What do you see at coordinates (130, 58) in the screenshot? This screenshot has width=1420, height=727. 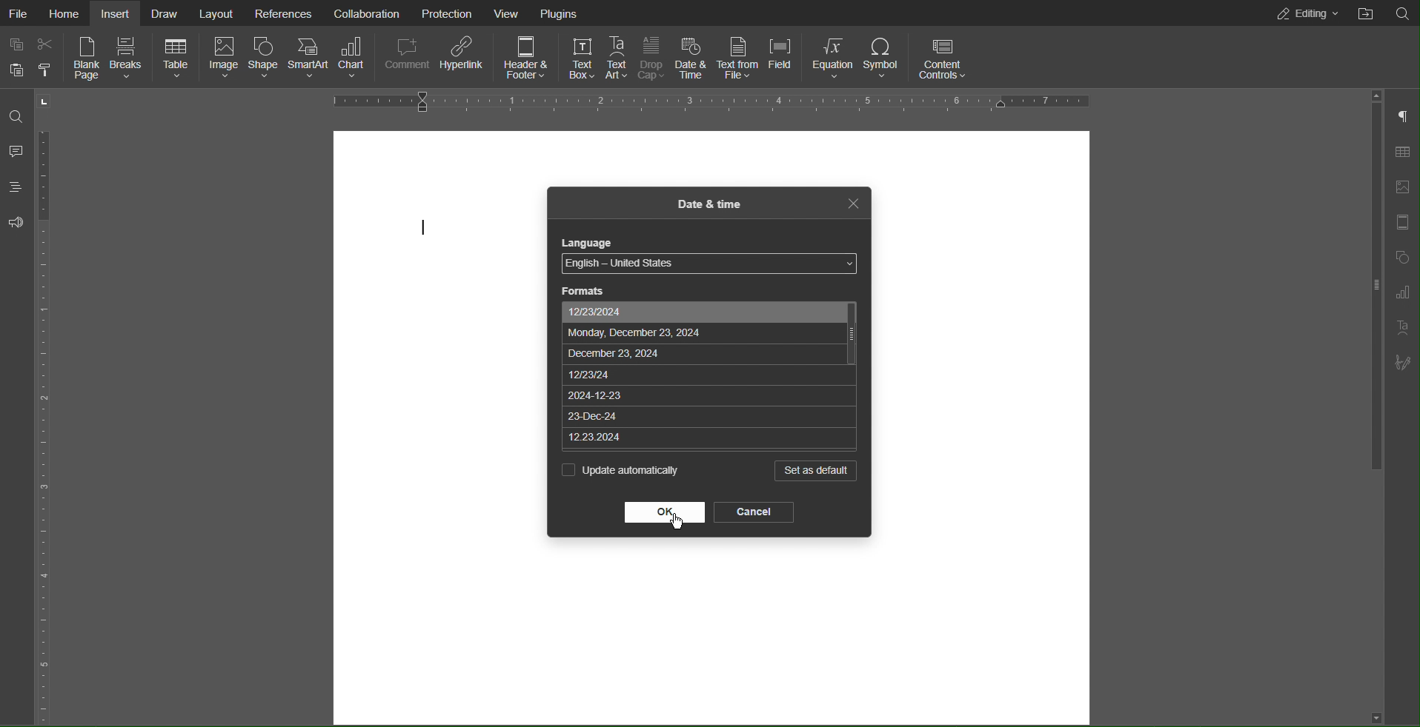 I see `Breaks` at bounding box center [130, 58].